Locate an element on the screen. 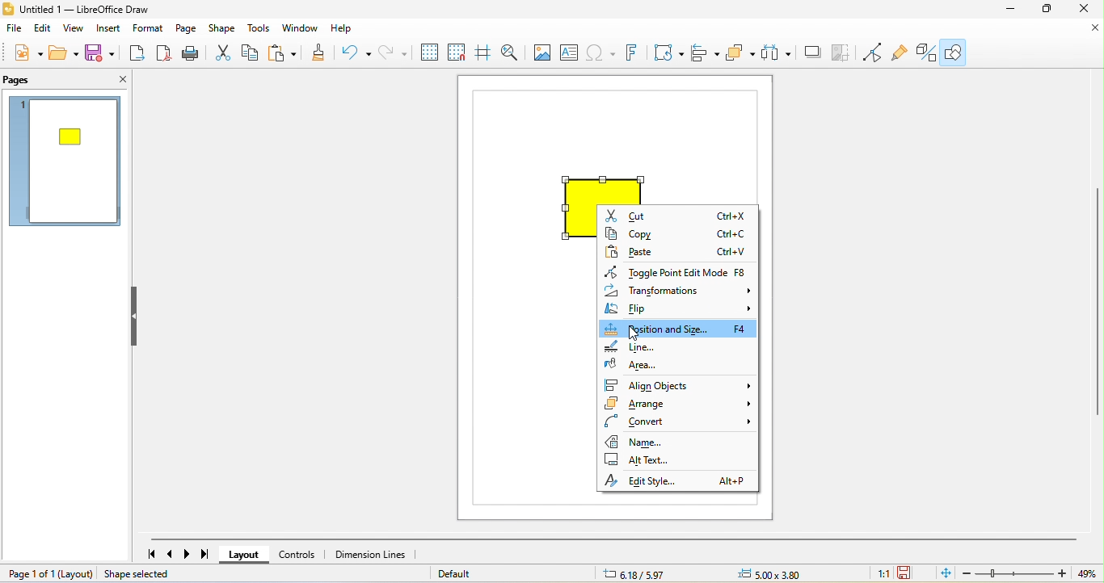 The width and height of the screenshot is (1104, 583). view is located at coordinates (75, 28).